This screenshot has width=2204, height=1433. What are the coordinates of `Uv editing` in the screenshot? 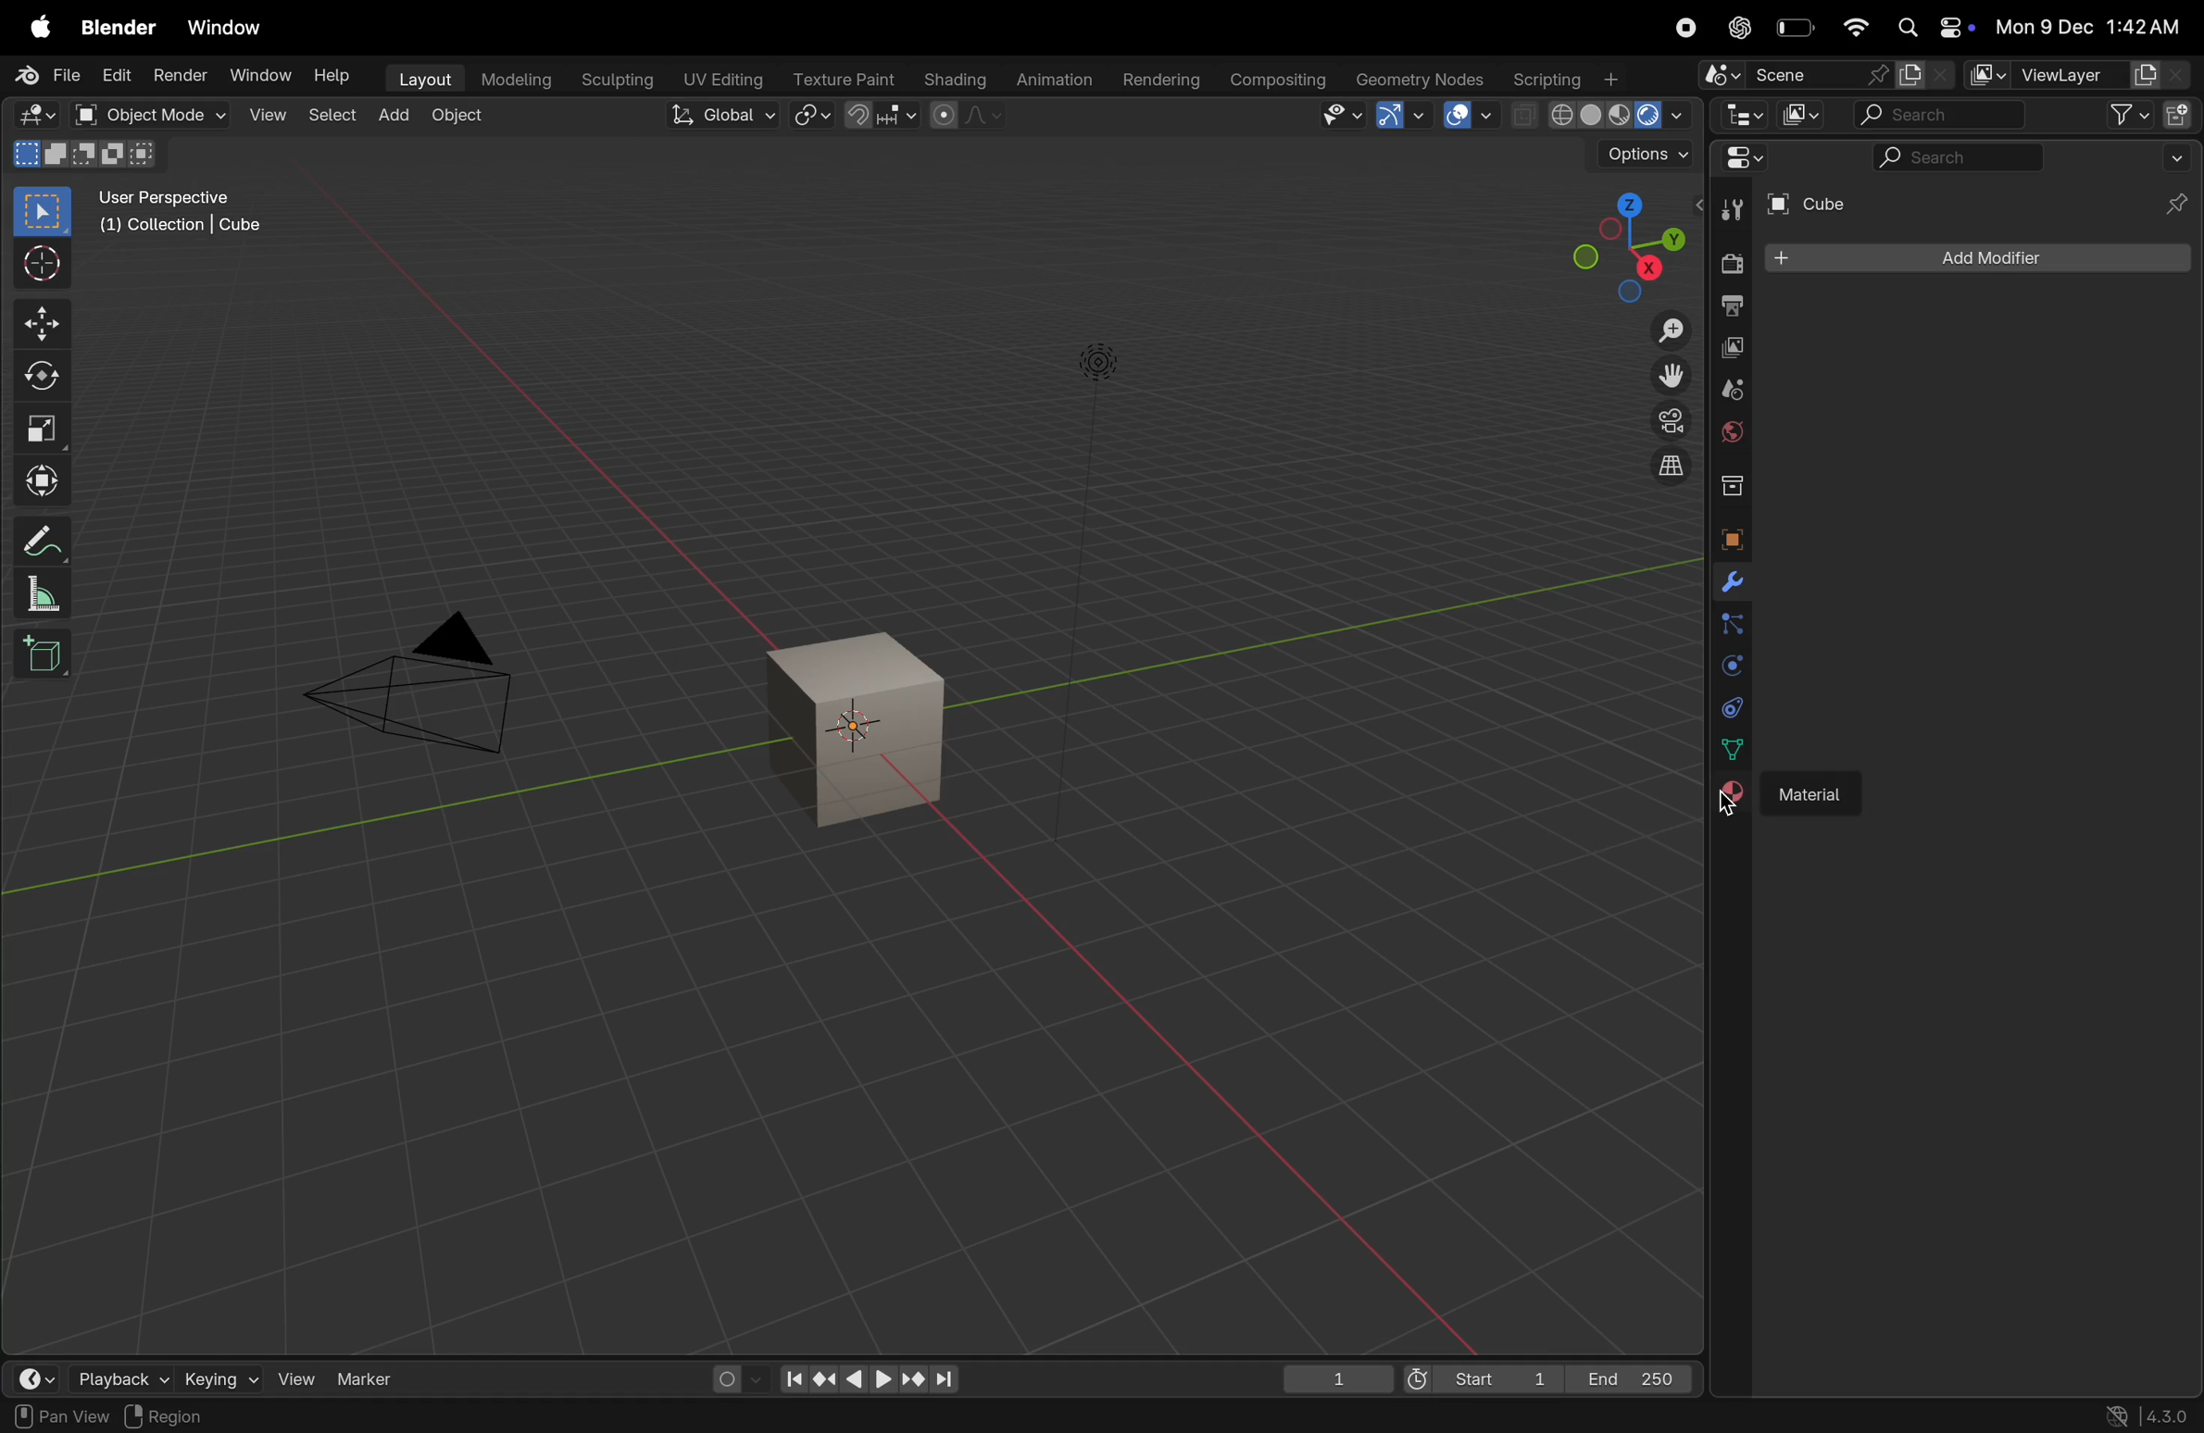 It's located at (720, 78).